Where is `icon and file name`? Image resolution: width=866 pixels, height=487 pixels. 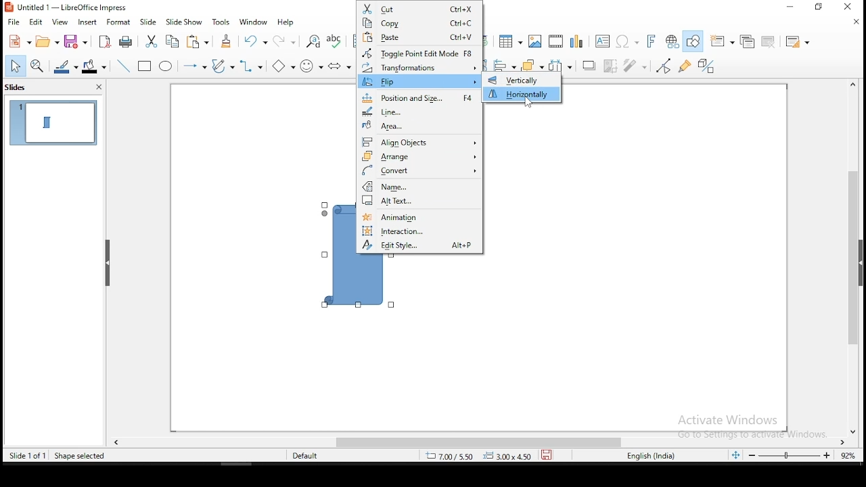 icon and file name is located at coordinates (75, 7).